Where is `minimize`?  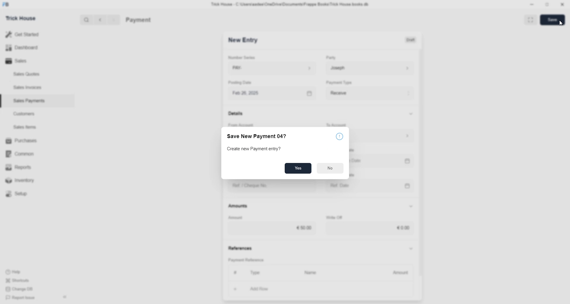 minimize is located at coordinates (532, 5).